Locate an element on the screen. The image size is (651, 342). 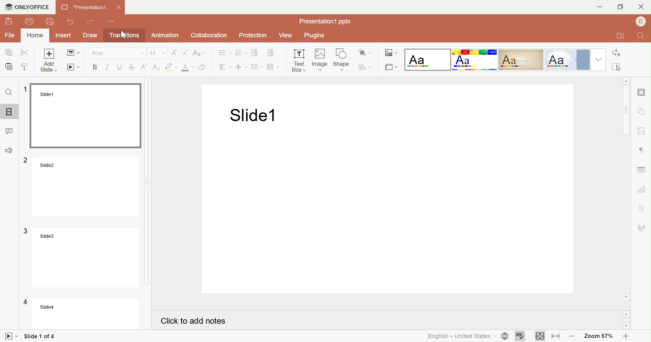
English - United States is located at coordinates (461, 337).